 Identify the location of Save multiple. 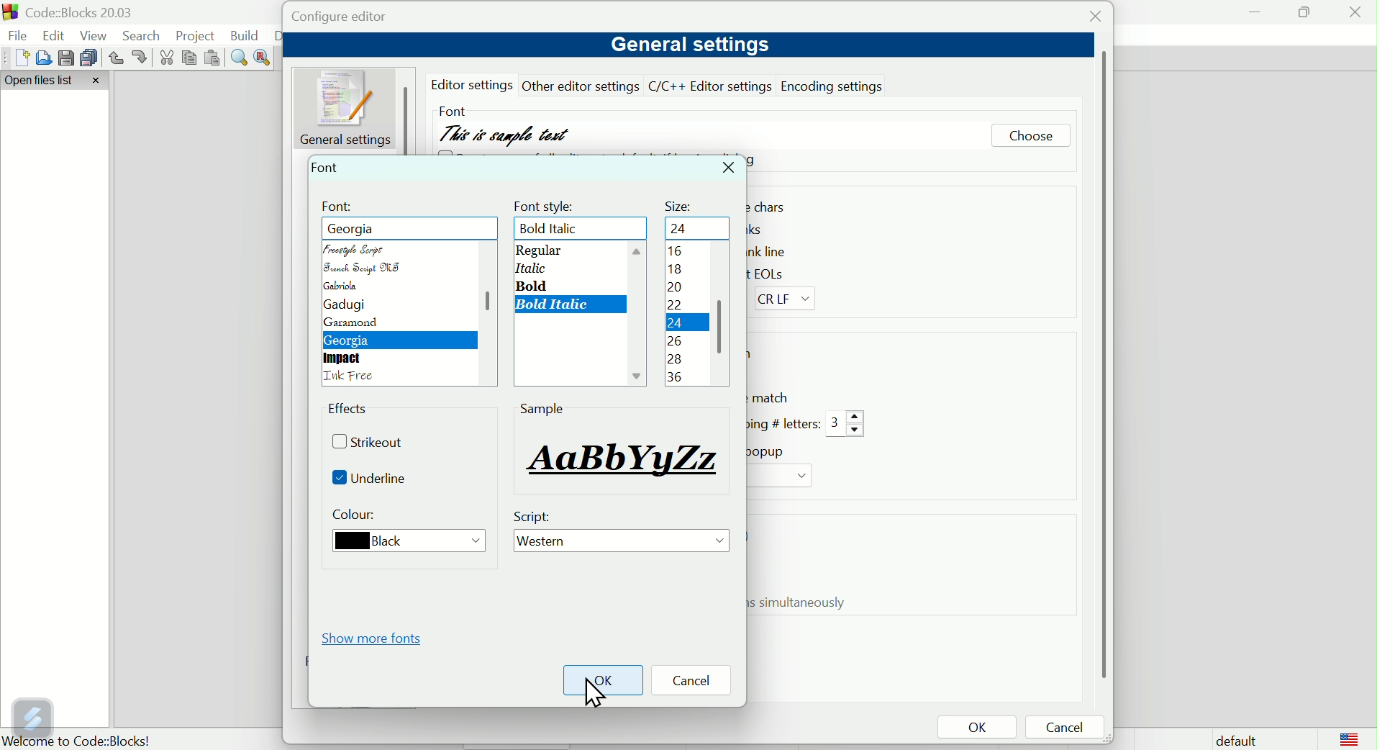
(89, 57).